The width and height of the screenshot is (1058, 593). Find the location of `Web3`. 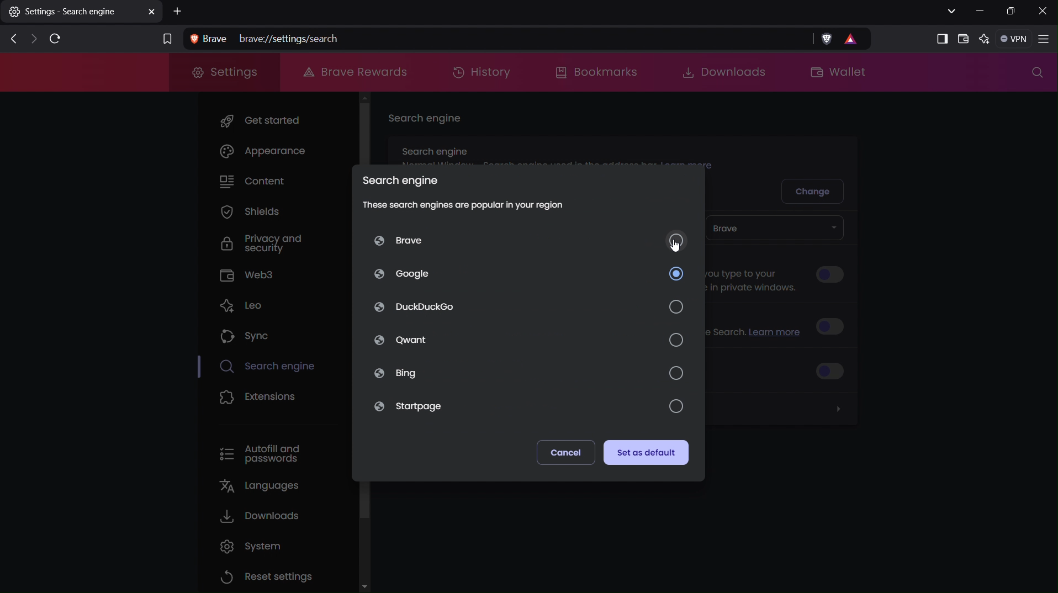

Web3 is located at coordinates (248, 275).